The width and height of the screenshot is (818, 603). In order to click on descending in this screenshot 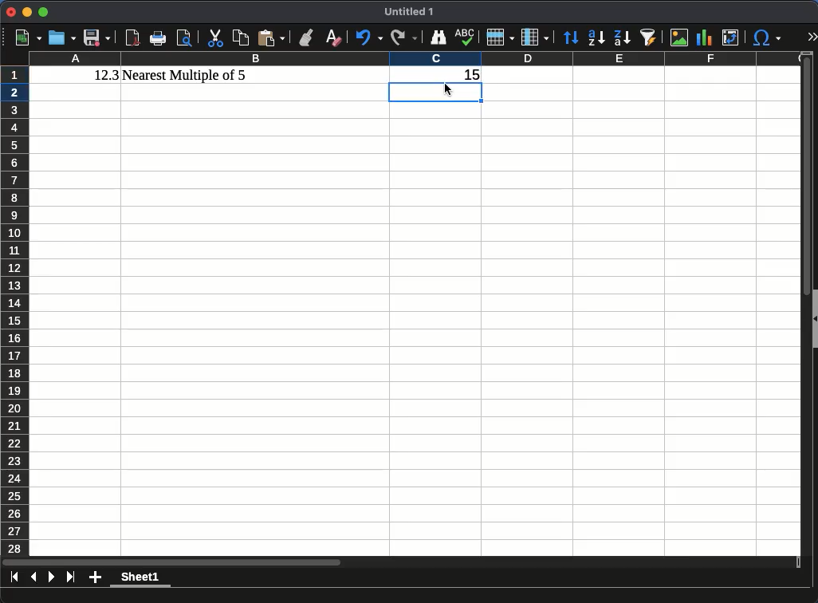, I will do `click(622, 38)`.